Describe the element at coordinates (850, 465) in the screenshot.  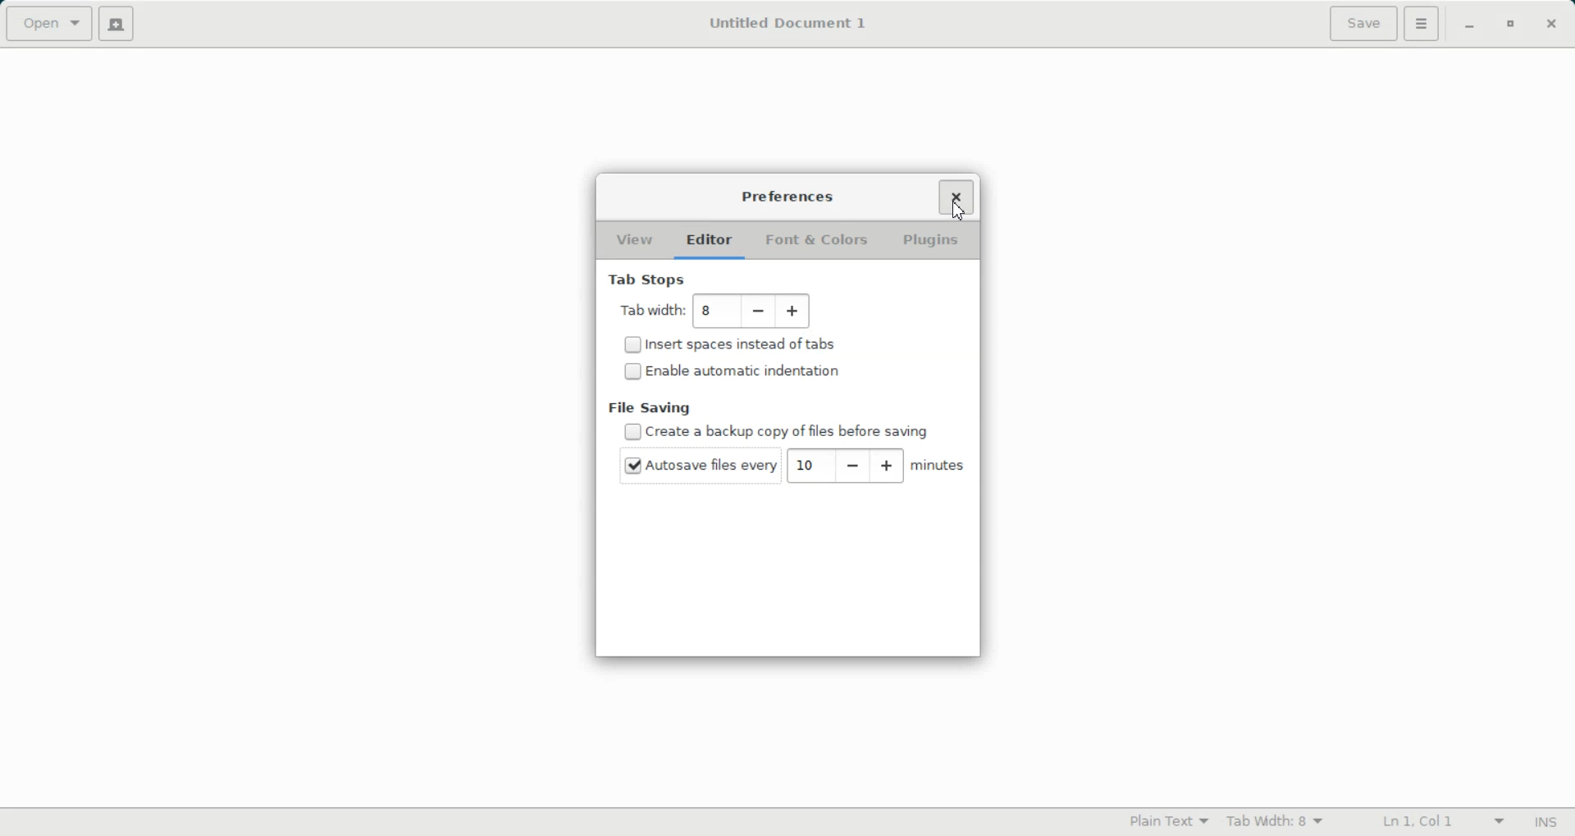
I see `Decrease` at that location.